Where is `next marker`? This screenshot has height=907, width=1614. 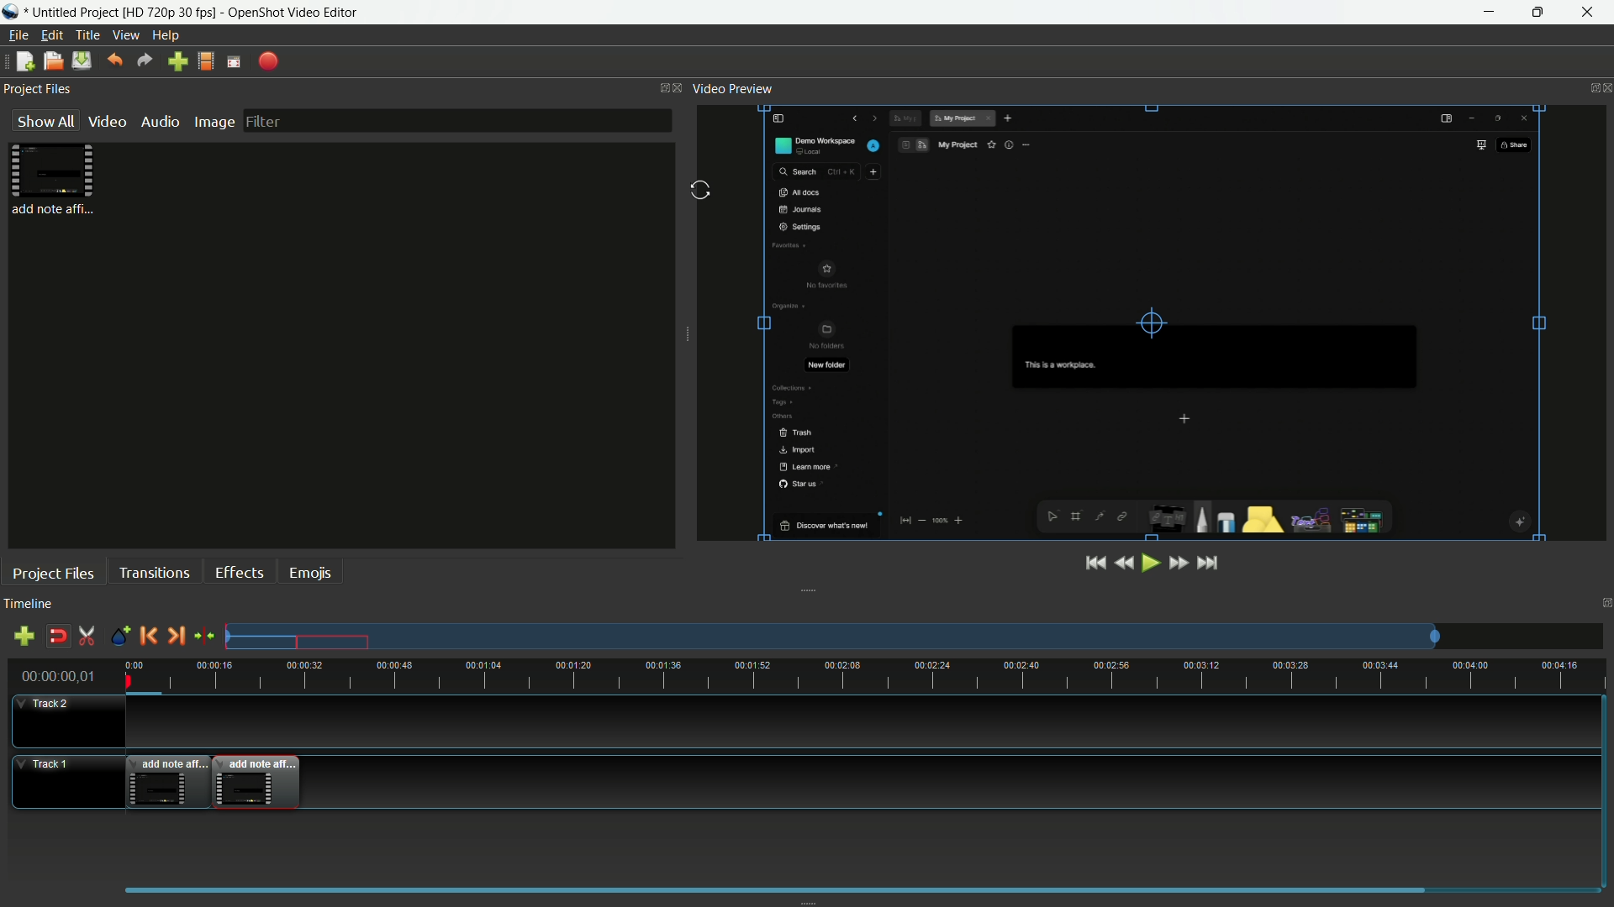 next marker is located at coordinates (174, 635).